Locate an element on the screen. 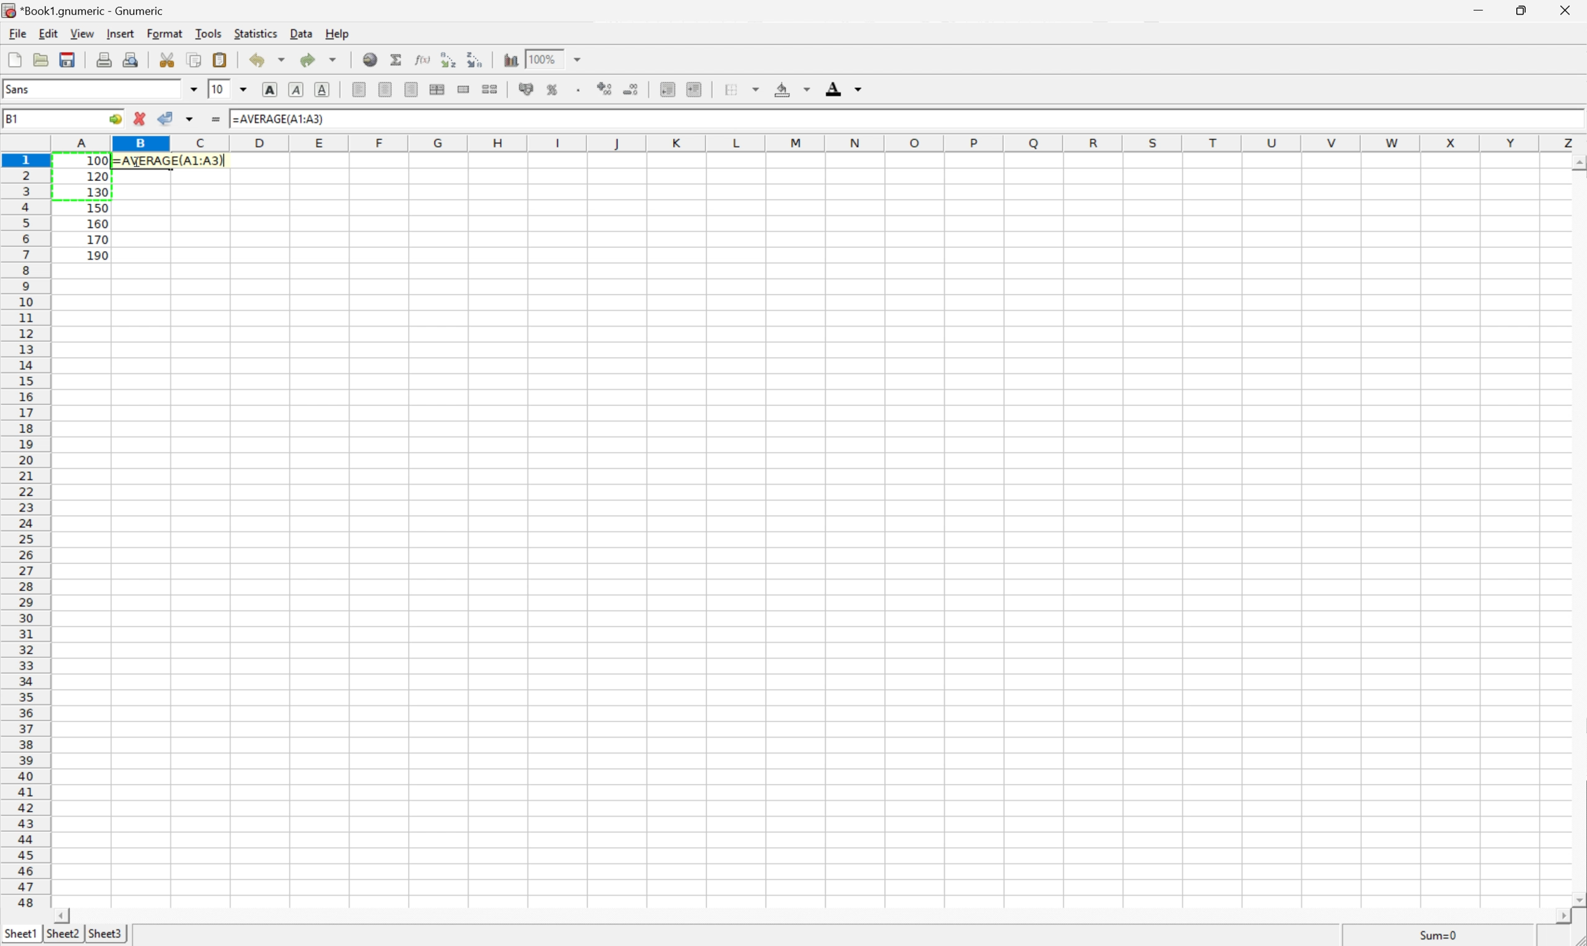 The image size is (1587, 946). Minimize is located at coordinates (1475, 10).